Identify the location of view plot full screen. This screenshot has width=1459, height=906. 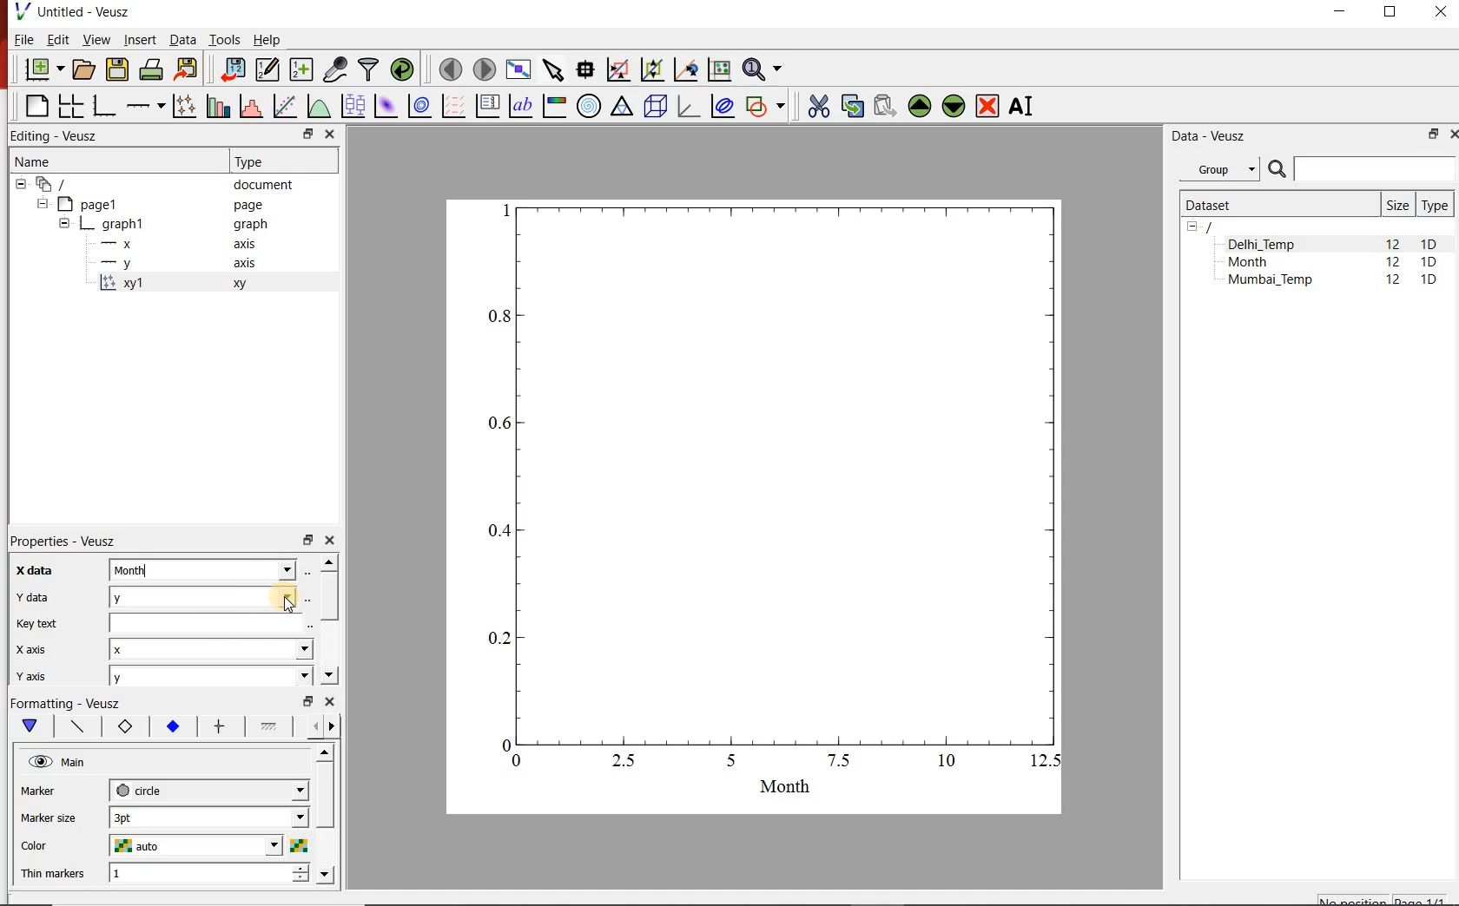
(518, 70).